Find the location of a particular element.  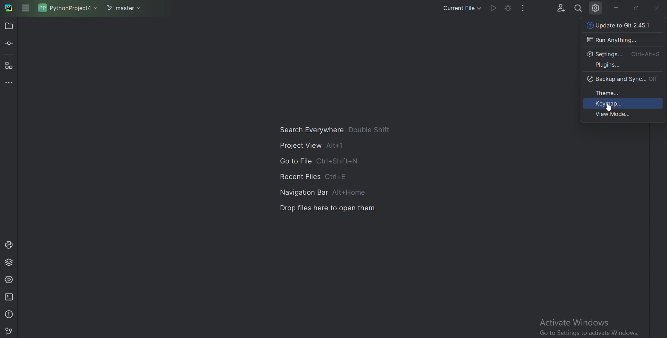

Problems is located at coordinates (9, 314).